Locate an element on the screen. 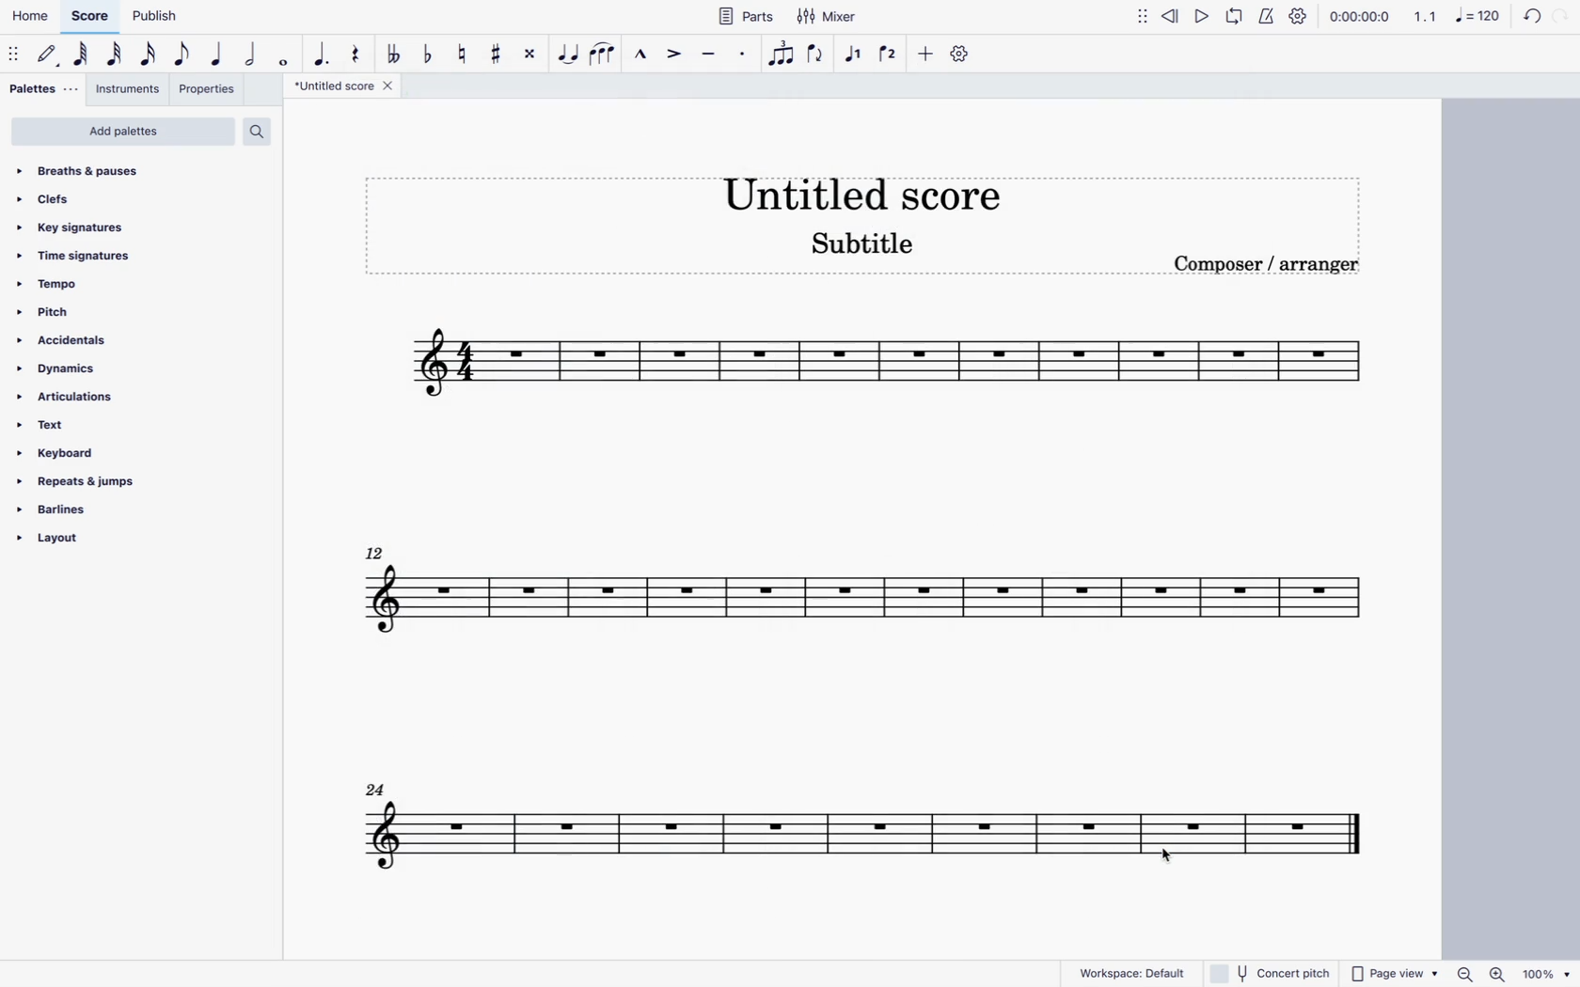 Image resolution: width=1580 pixels, height=987 pixels. palettes is located at coordinates (44, 88).